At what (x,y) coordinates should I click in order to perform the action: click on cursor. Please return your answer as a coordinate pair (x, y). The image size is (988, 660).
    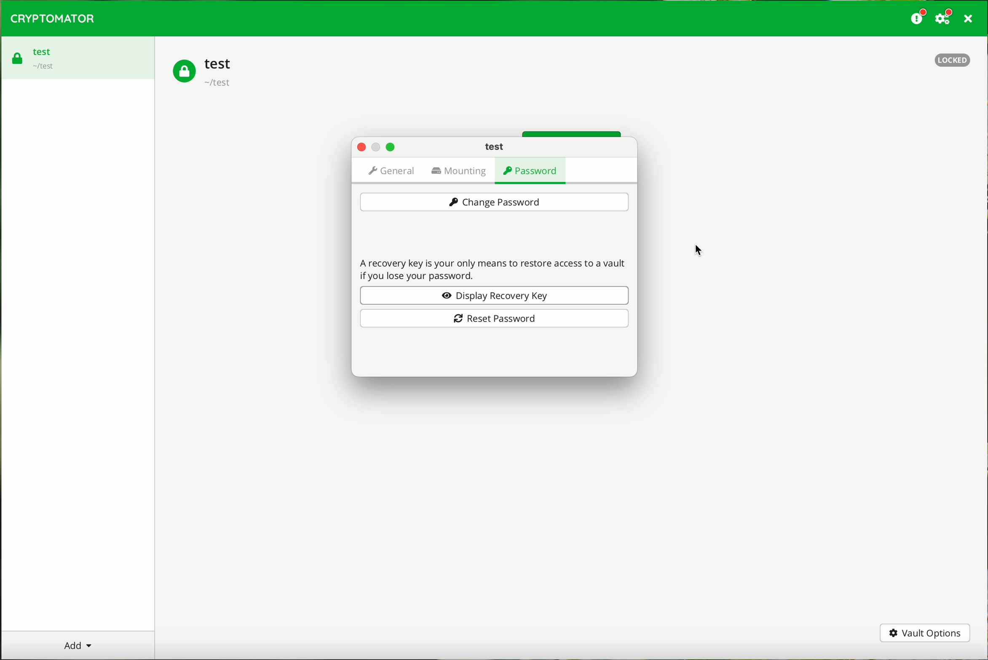
    Looking at the image, I should click on (702, 248).